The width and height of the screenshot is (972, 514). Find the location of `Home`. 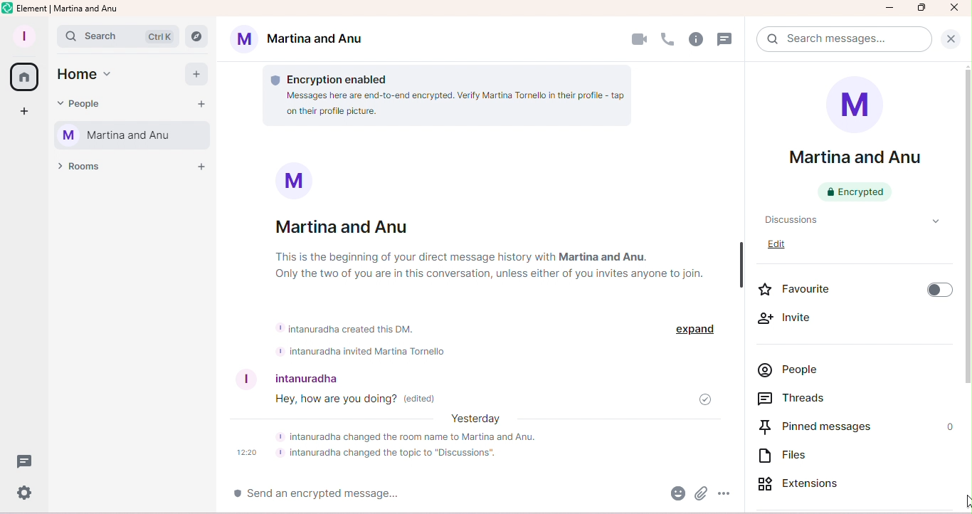

Home is located at coordinates (23, 78).